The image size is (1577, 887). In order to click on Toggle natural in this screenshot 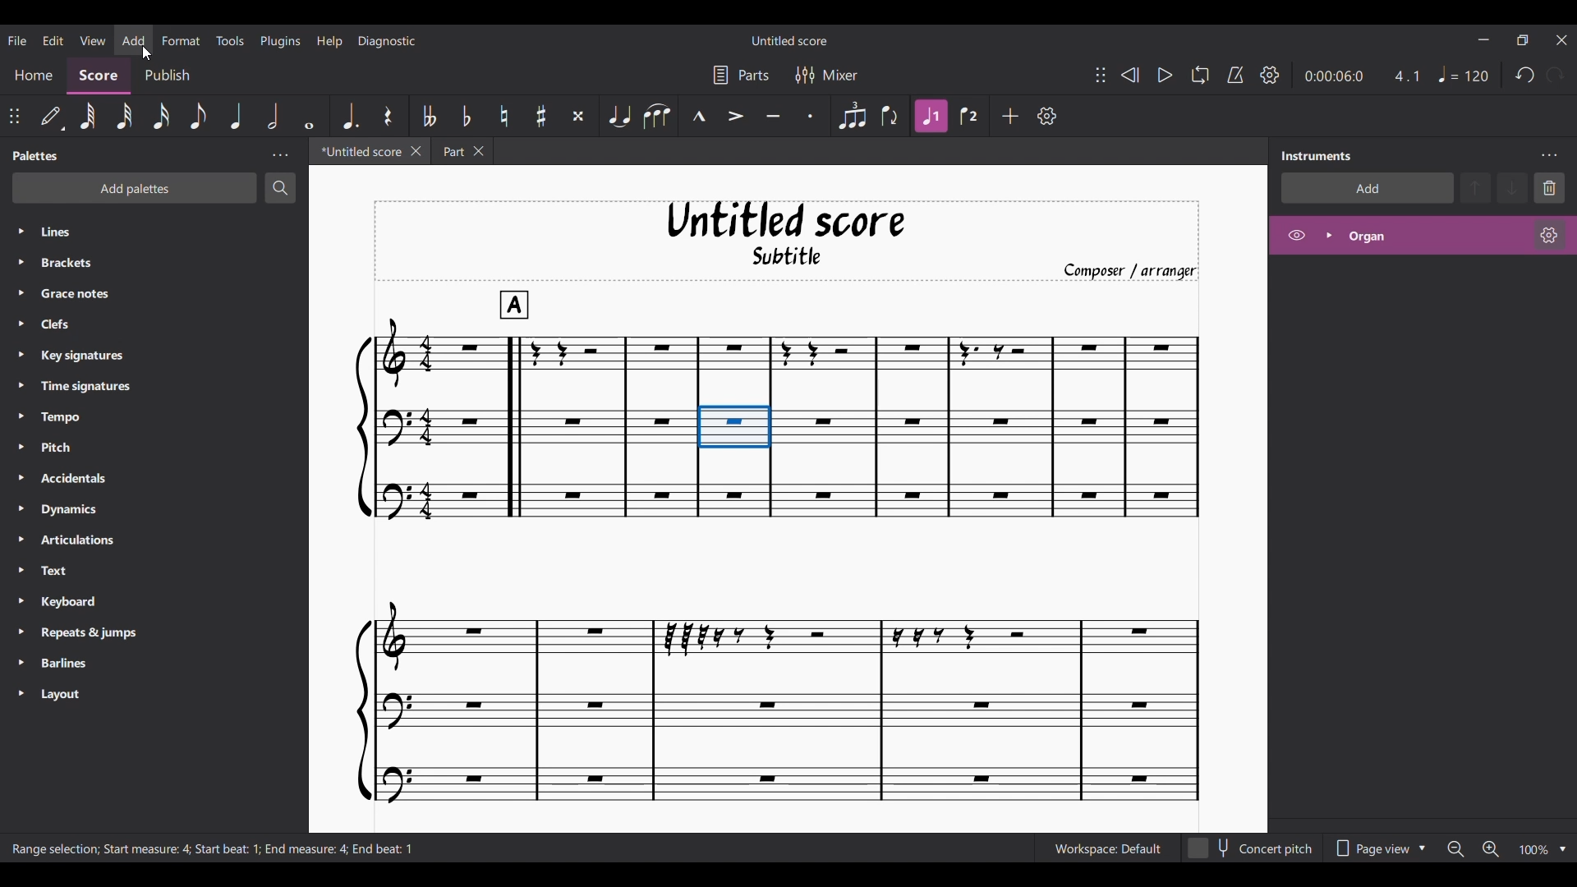, I will do `click(504, 116)`.